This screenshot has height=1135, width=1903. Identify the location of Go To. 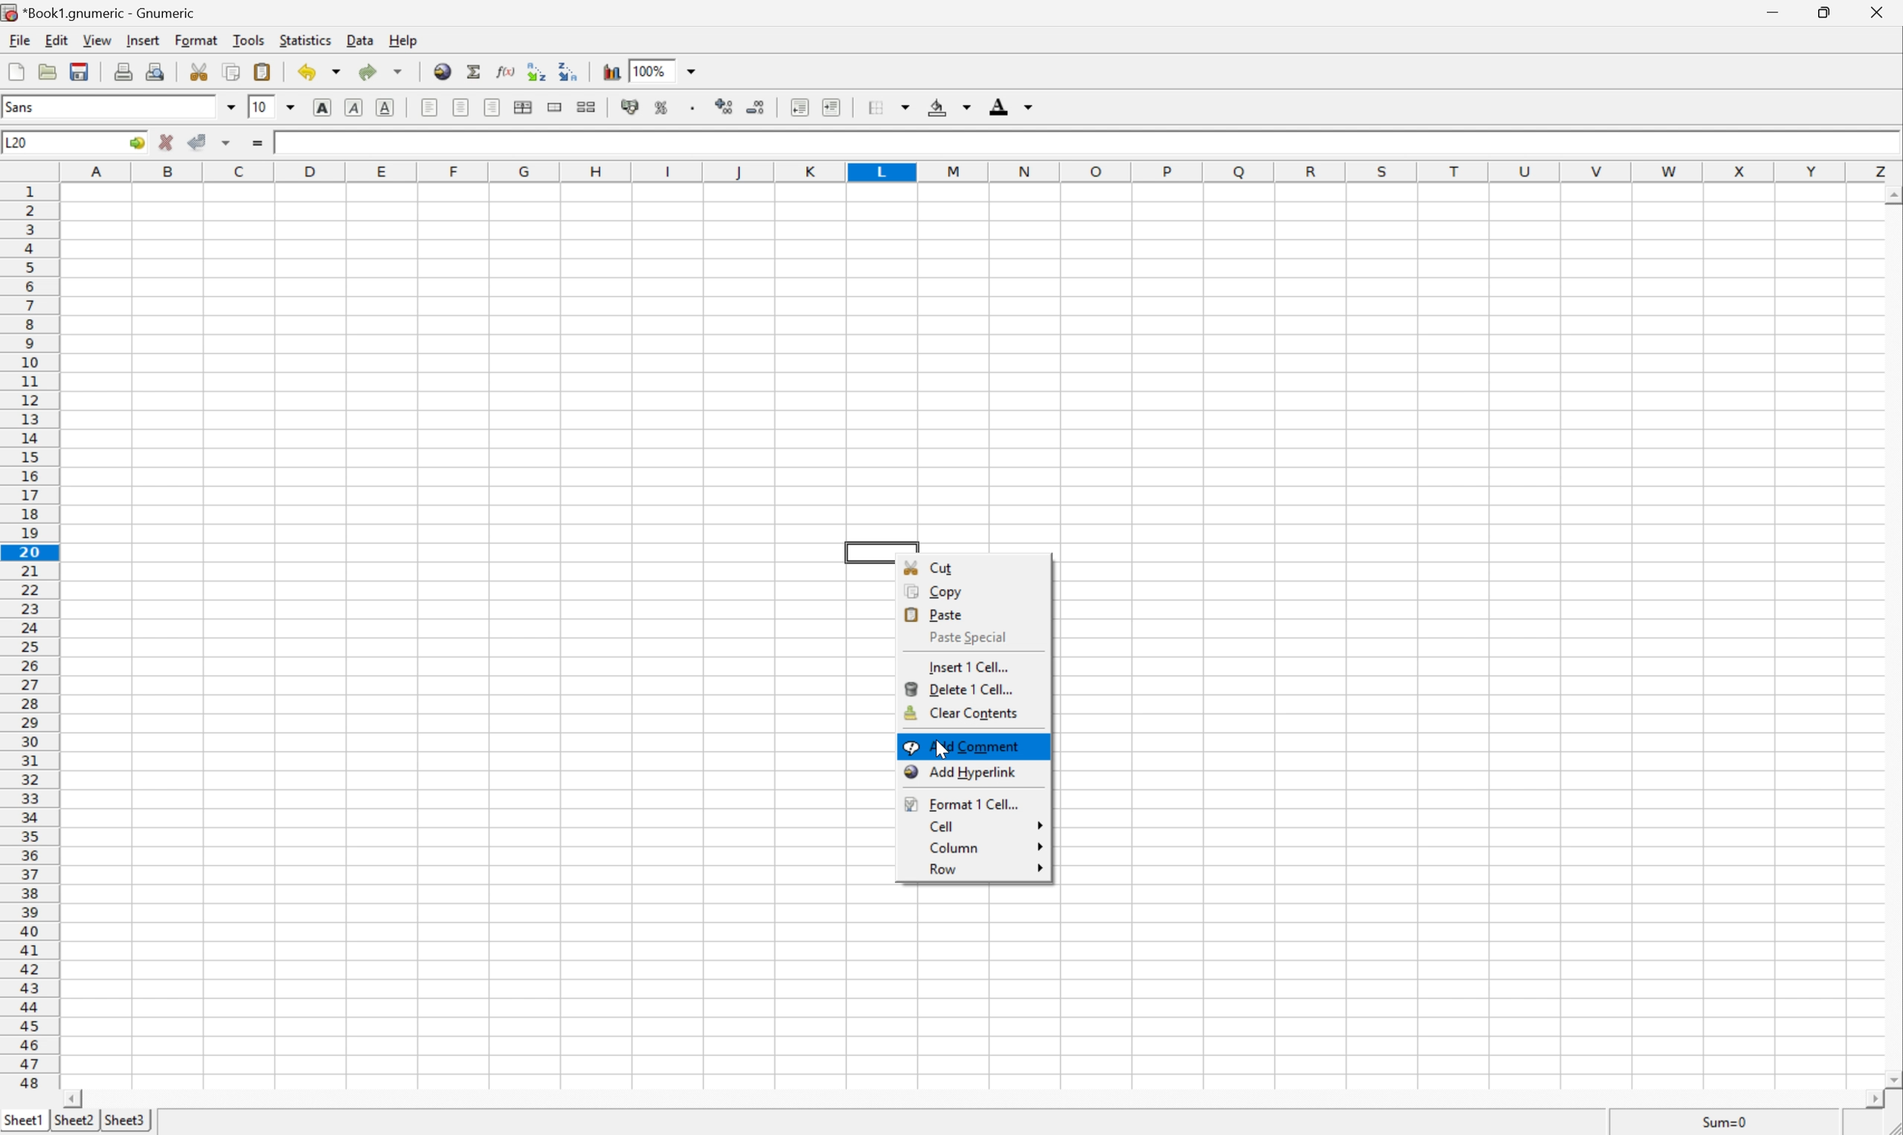
(137, 143).